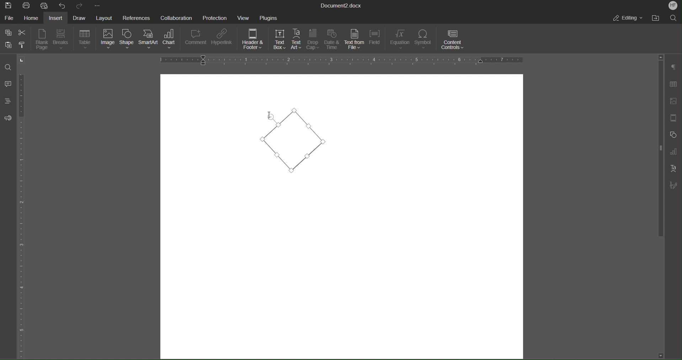 The width and height of the screenshot is (682, 360). What do you see at coordinates (8, 118) in the screenshot?
I see `Feedback and Support` at bounding box center [8, 118].